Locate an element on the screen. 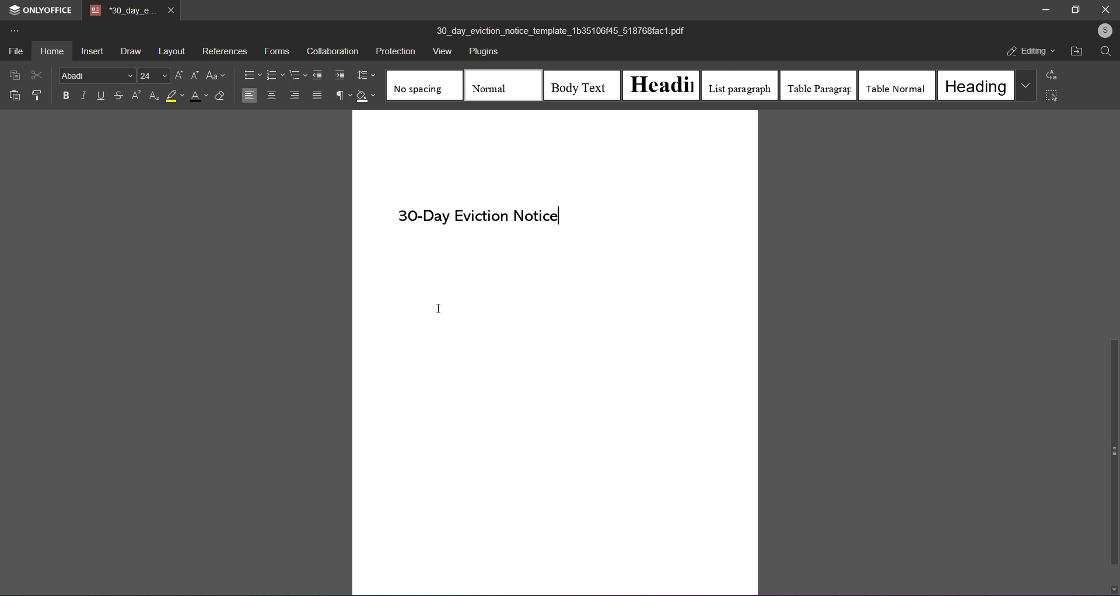  table normal is located at coordinates (898, 85).